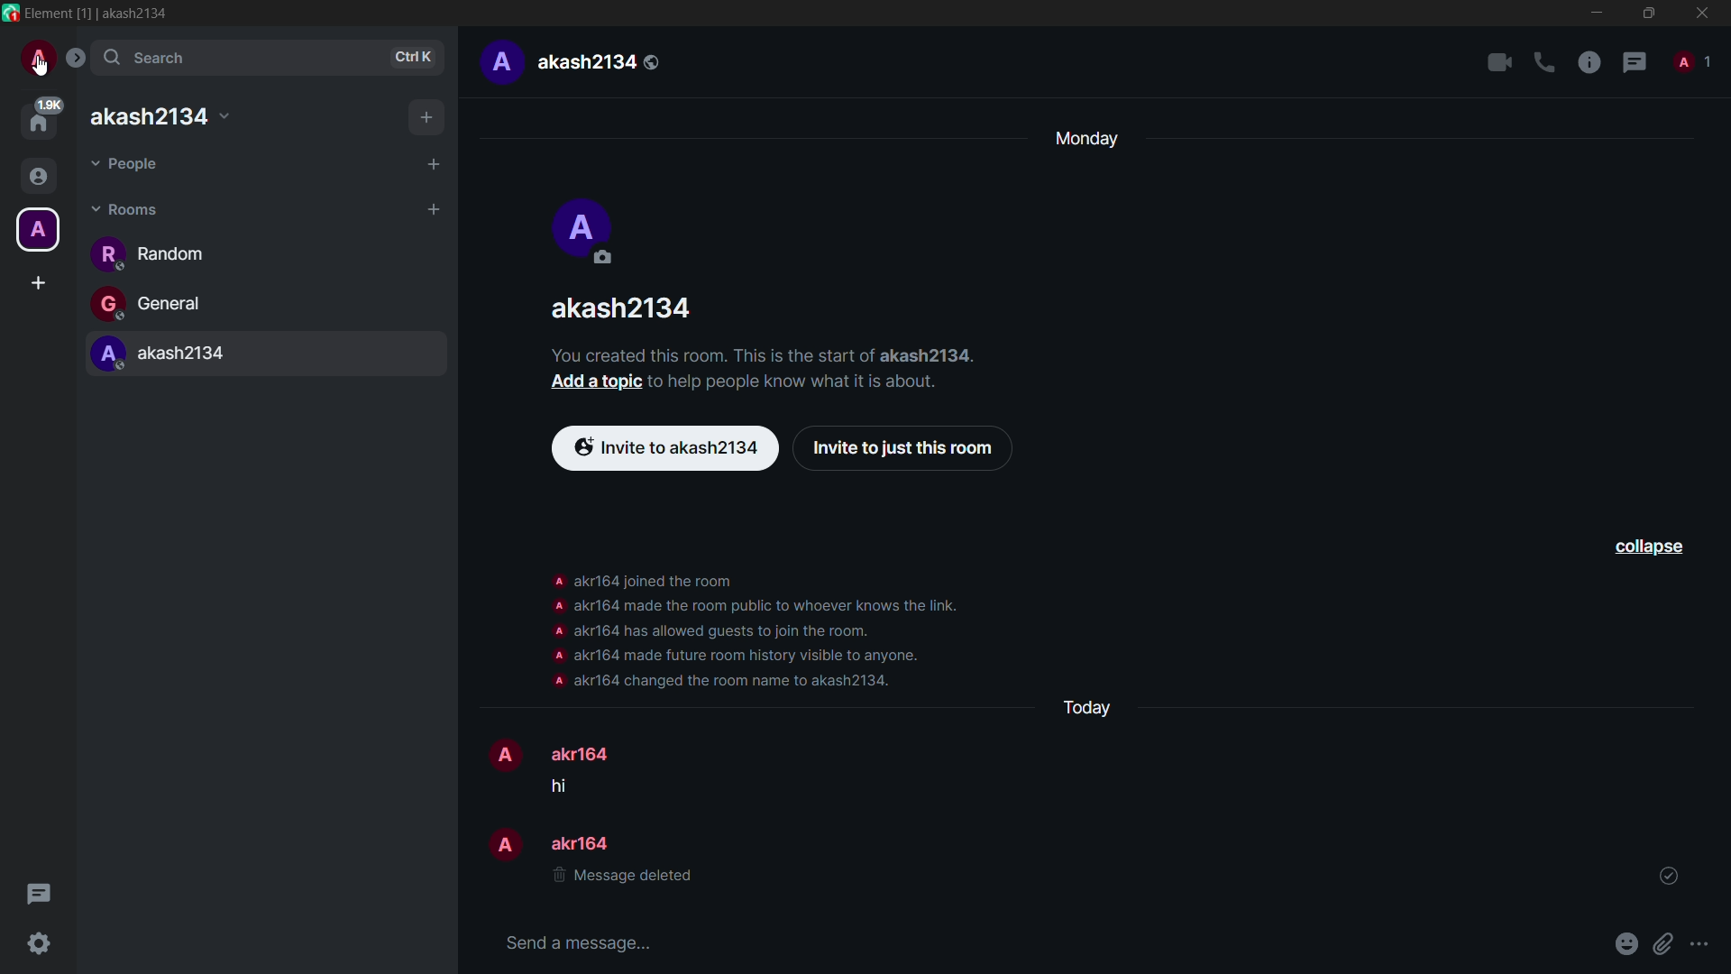  Describe the element at coordinates (49, 12) in the screenshot. I see `Element` at that location.